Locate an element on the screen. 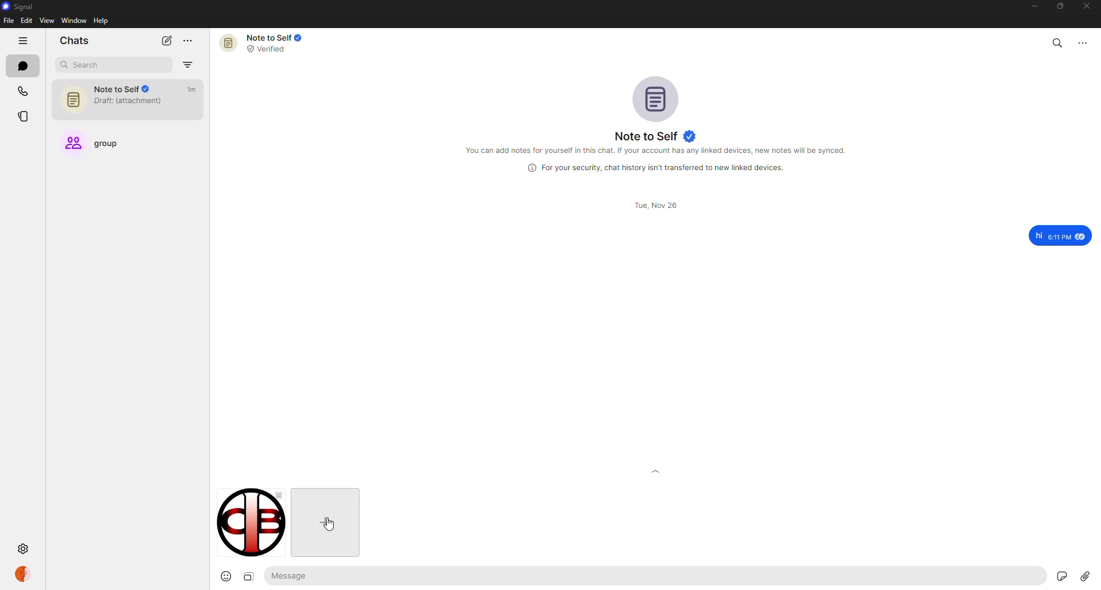  expand is located at coordinates (656, 471).